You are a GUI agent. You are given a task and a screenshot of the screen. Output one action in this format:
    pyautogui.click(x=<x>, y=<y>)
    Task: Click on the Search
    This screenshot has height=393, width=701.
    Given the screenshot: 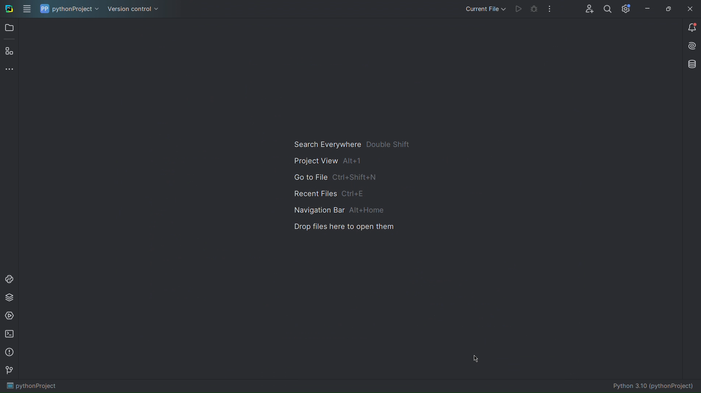 What is the action you would take?
    pyautogui.click(x=608, y=8)
    